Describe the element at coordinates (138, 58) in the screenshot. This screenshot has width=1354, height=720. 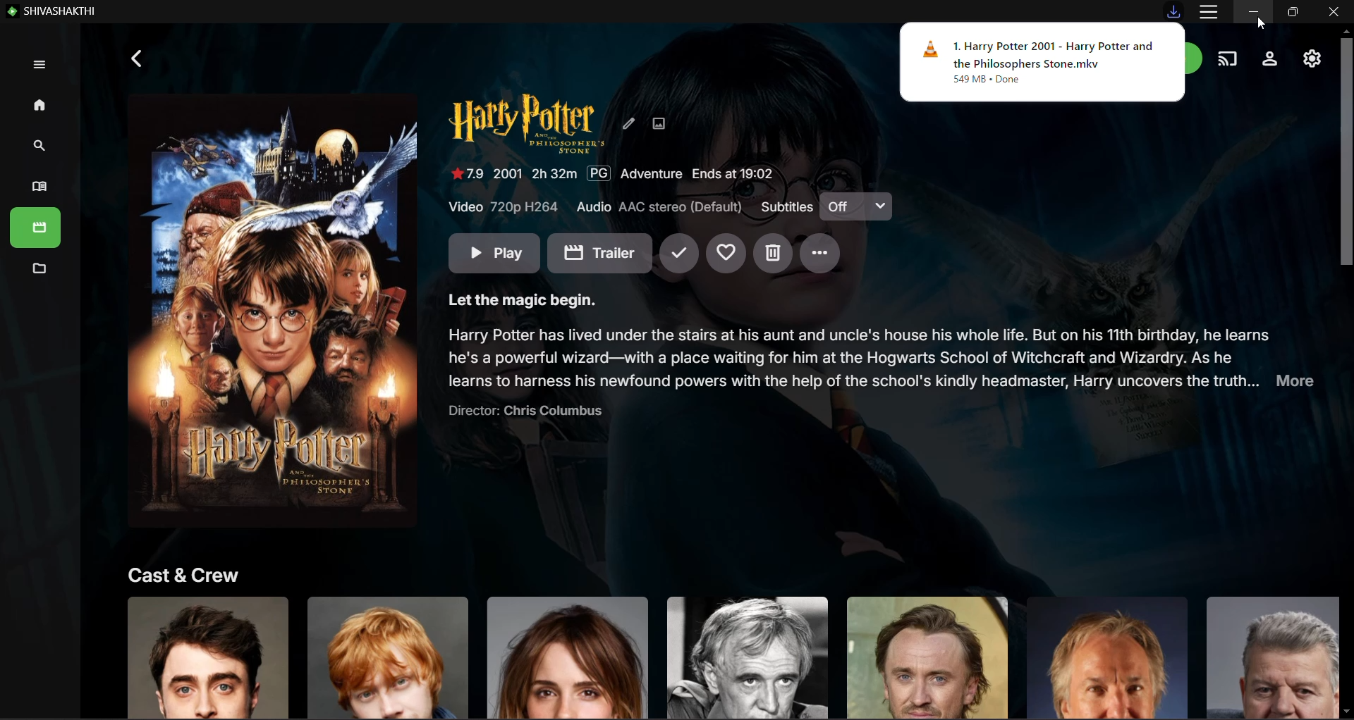
I see `Back` at that location.